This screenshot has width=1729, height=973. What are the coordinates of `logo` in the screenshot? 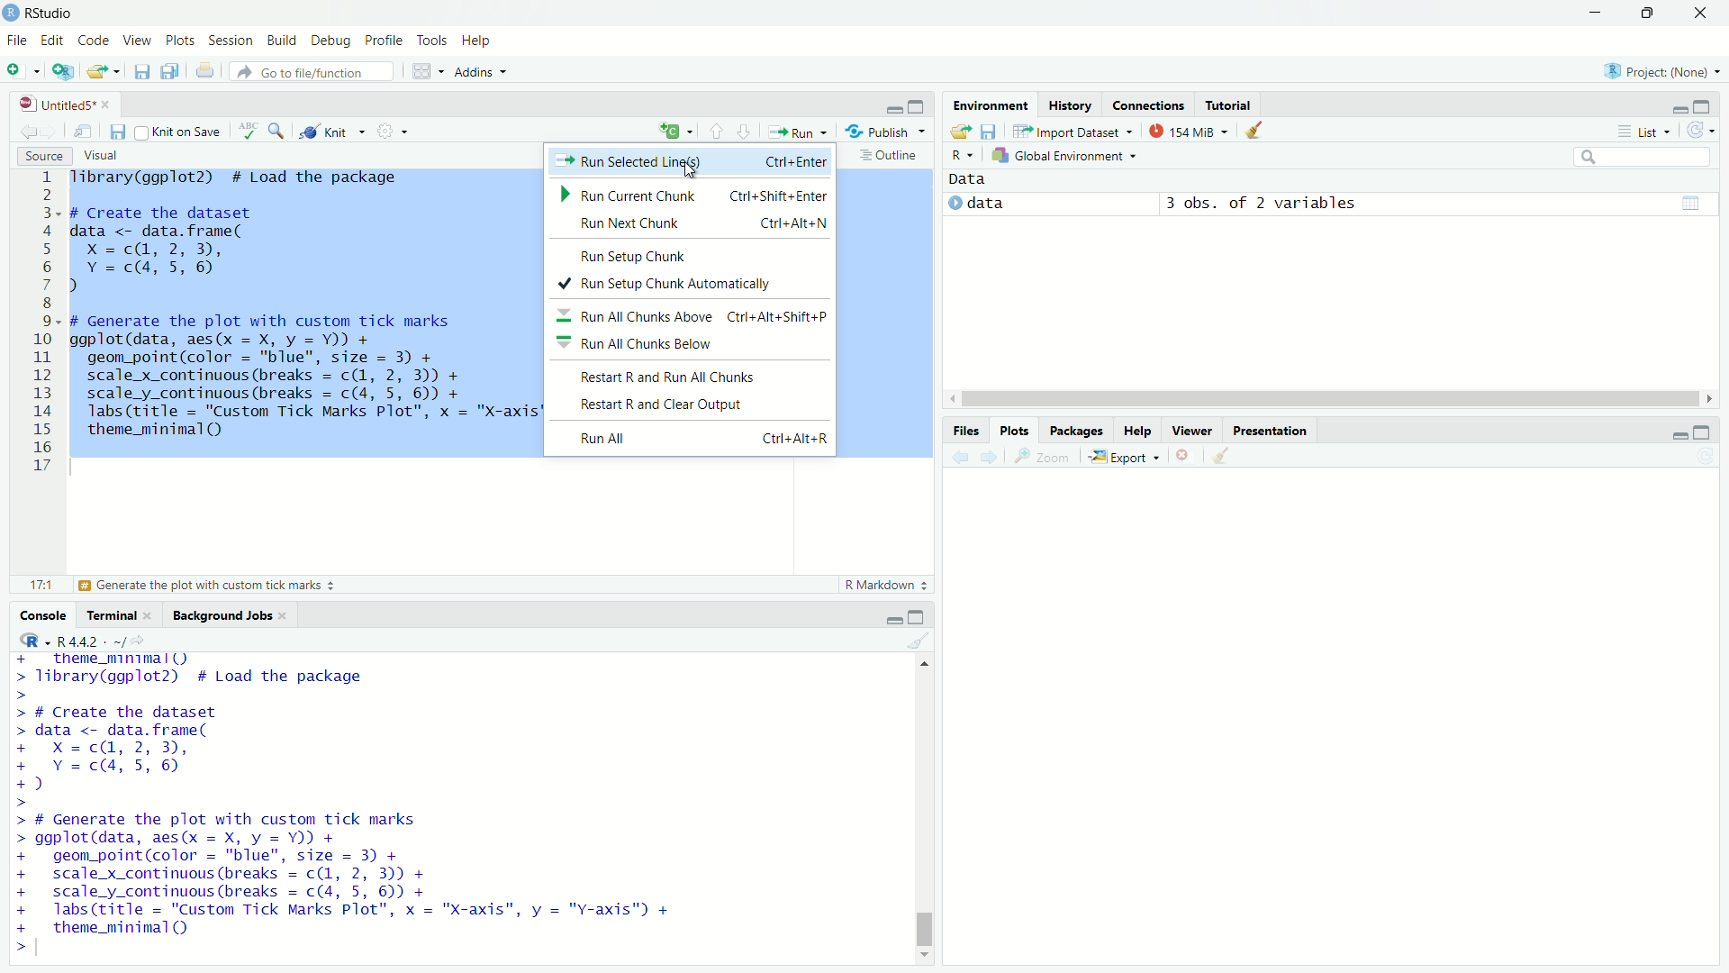 It's located at (11, 14).